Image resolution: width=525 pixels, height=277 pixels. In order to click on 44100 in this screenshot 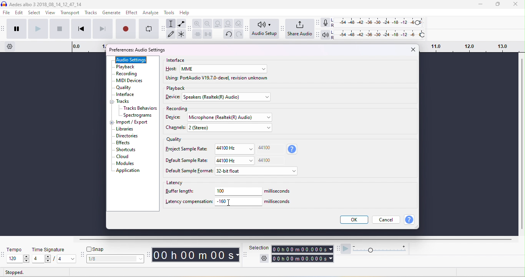, I will do `click(265, 147)`.